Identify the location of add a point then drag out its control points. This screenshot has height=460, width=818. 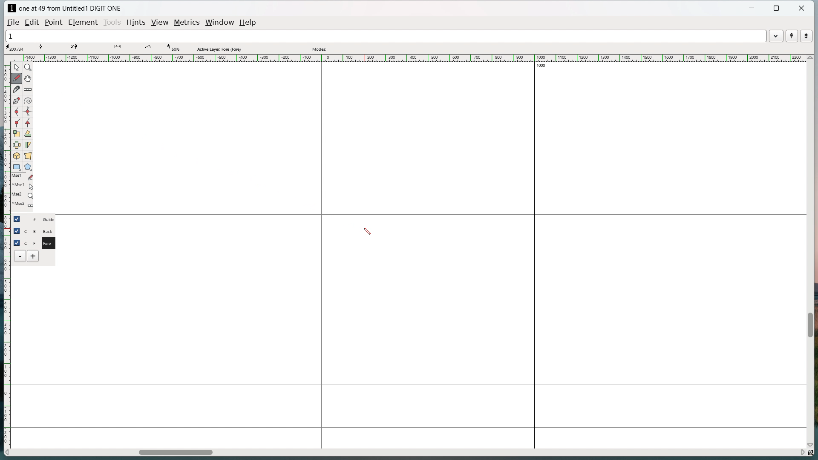
(17, 101).